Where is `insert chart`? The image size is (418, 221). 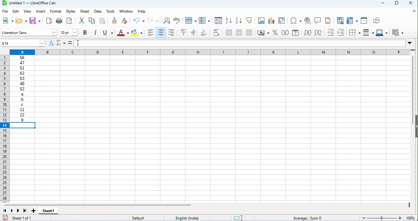
insert chart is located at coordinates (271, 21).